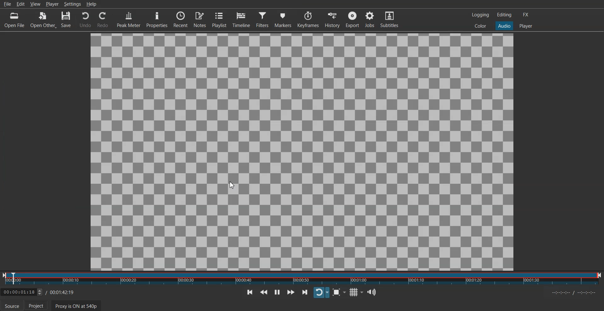  I want to click on Skip To previous point, so click(250, 292).